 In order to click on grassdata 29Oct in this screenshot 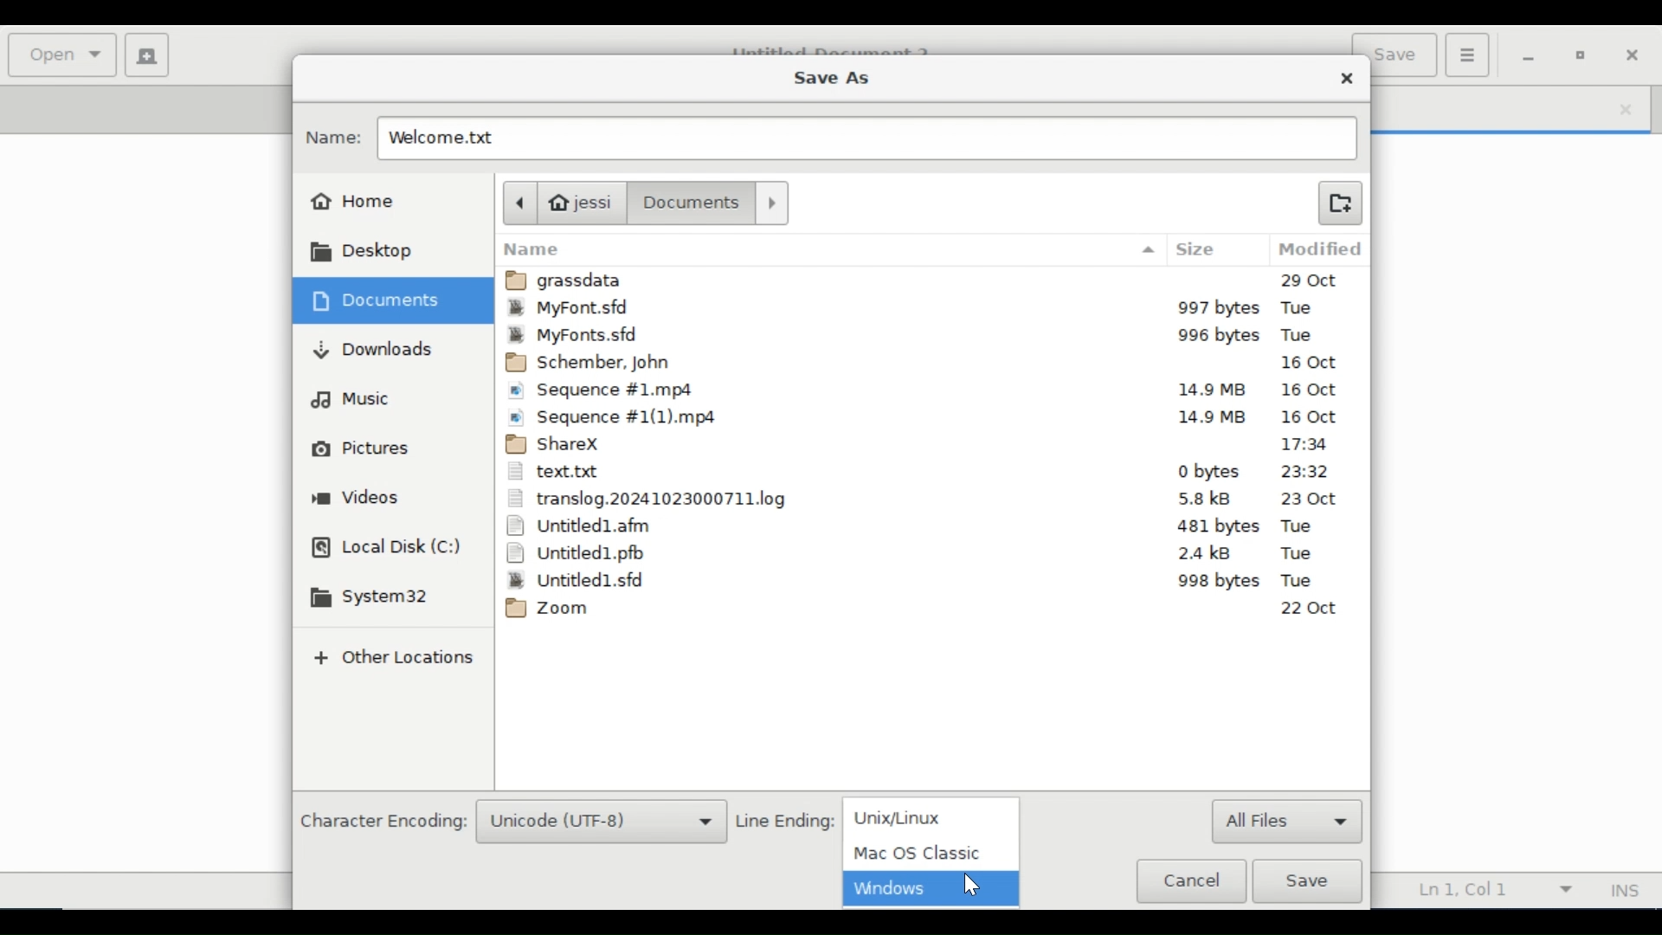, I will do `click(932, 280)`.